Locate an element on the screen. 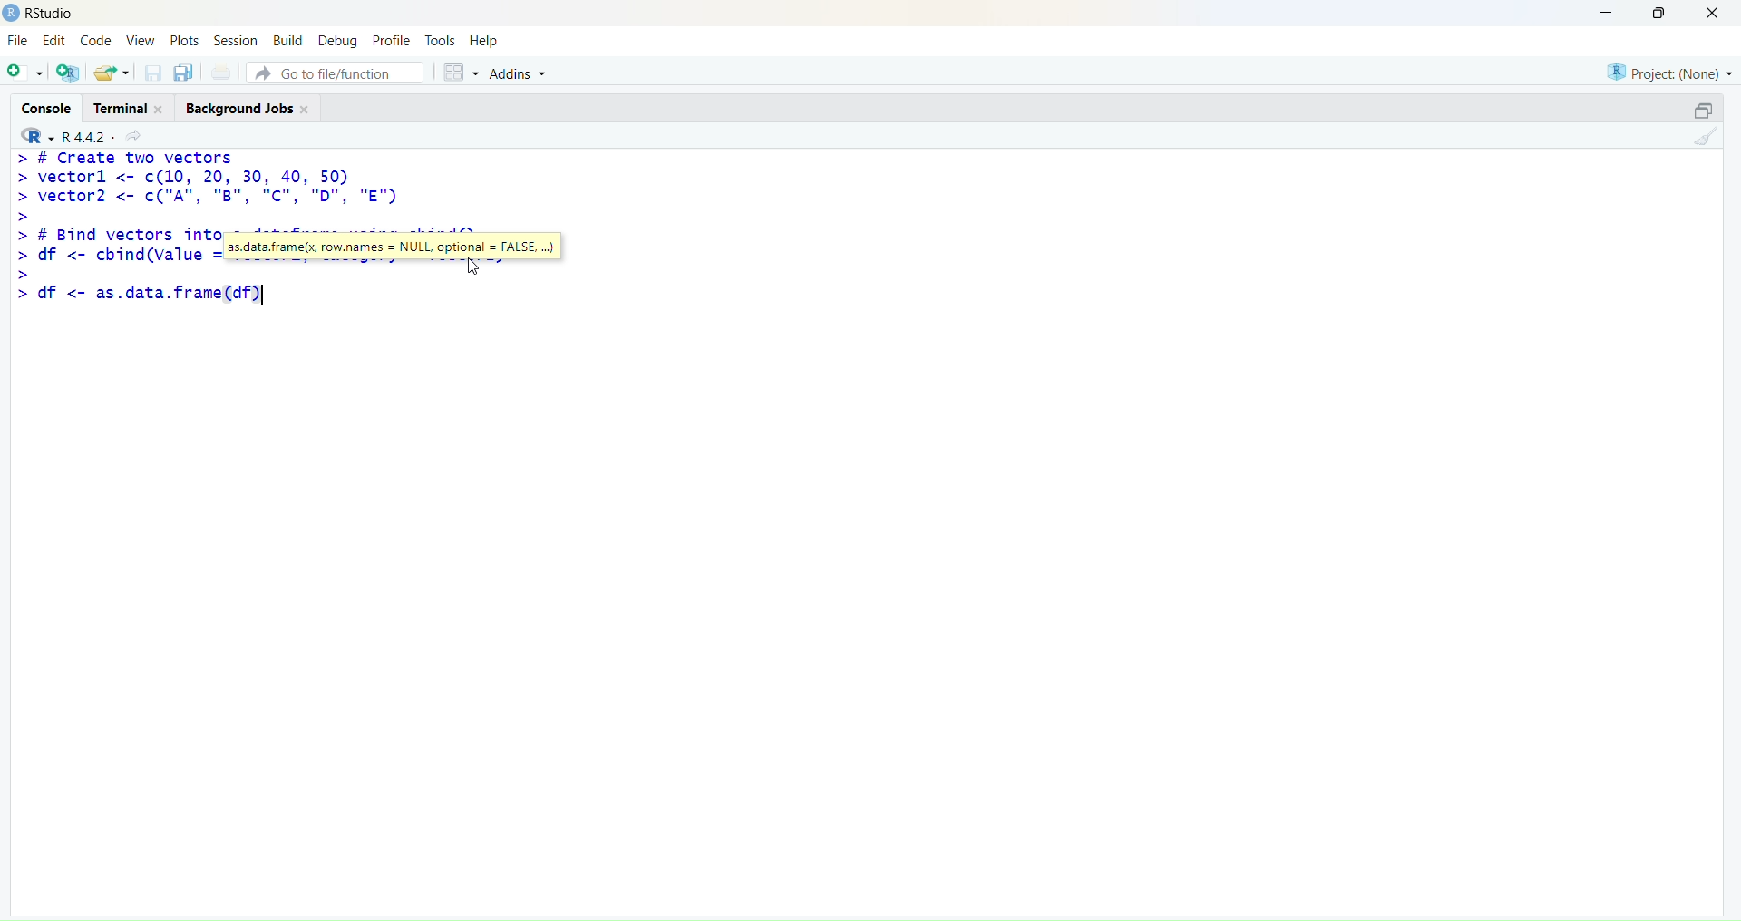 The height and width of the screenshot is (921, 1741). Addins is located at coordinates (517, 73).